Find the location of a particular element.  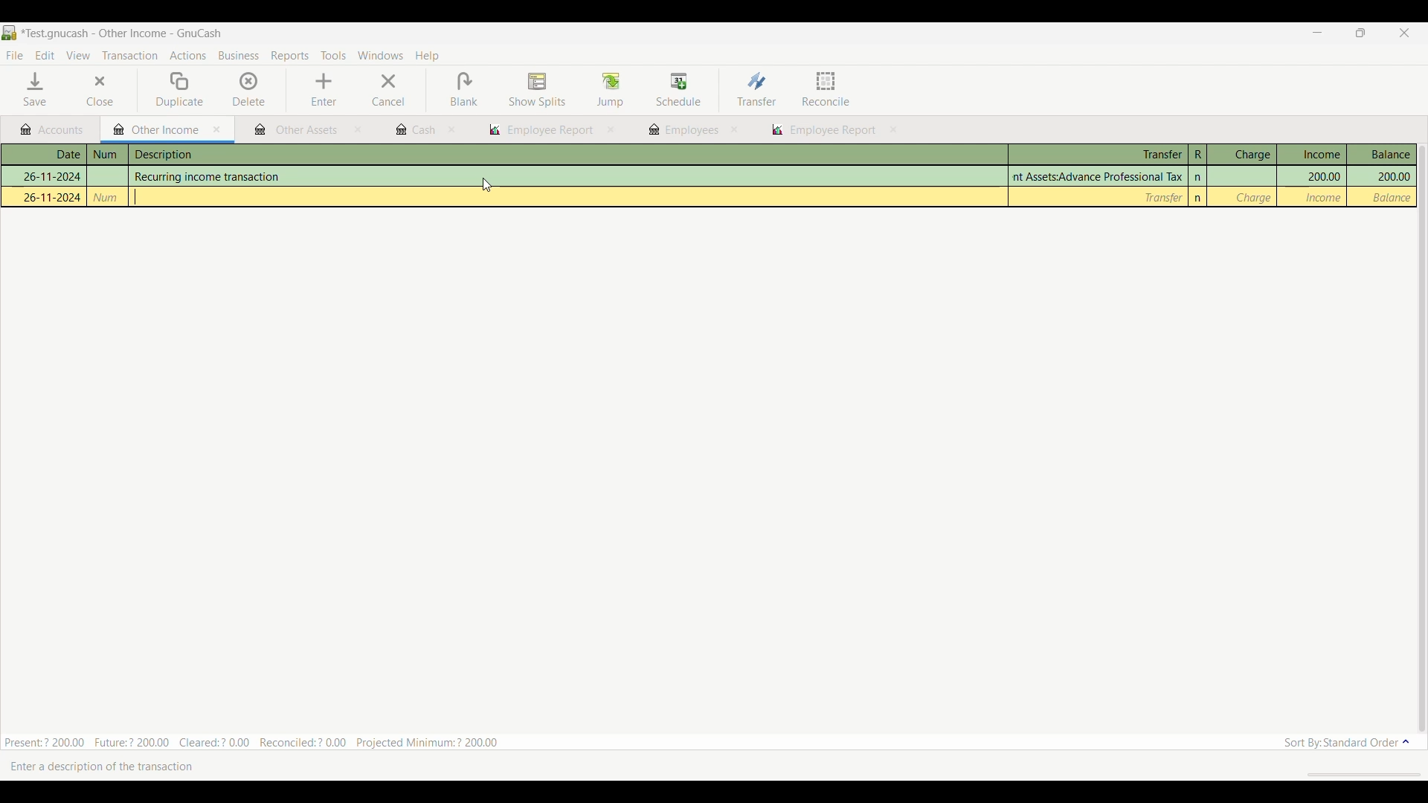

Close current tab is located at coordinates (217, 130).